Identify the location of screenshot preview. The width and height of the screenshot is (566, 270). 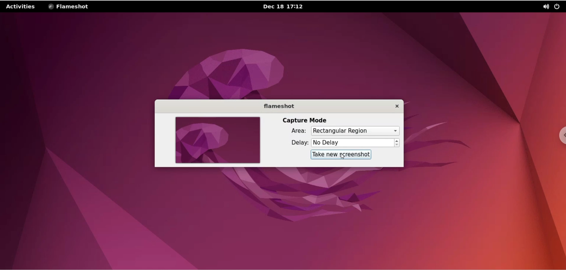
(217, 140).